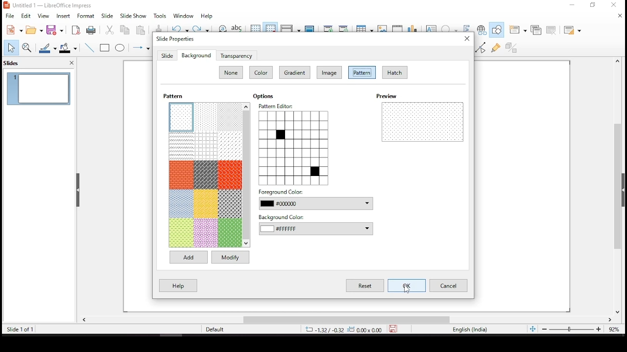 The height and width of the screenshot is (352, 627). What do you see at coordinates (181, 175) in the screenshot?
I see `pattern` at bounding box center [181, 175].